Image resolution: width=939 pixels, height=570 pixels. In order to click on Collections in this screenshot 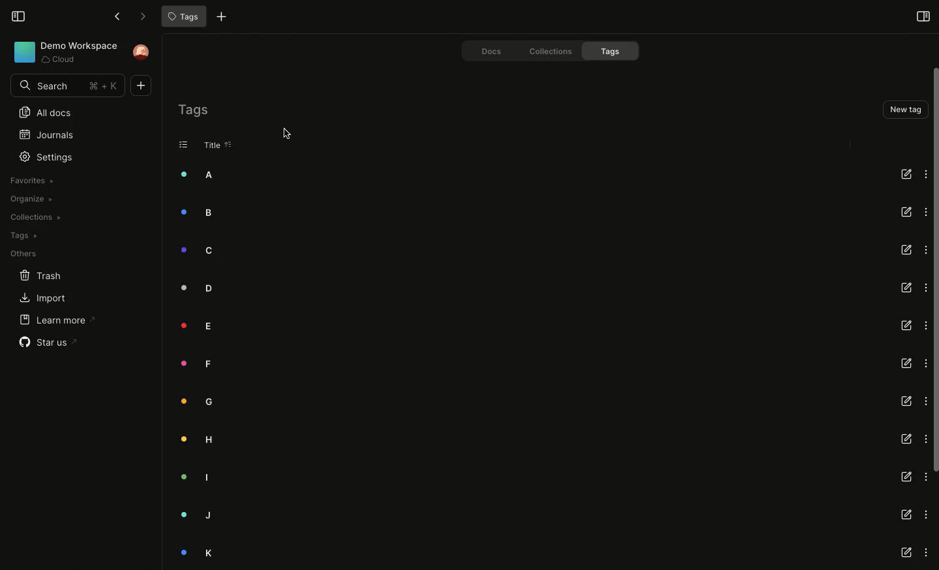, I will do `click(545, 50)`.